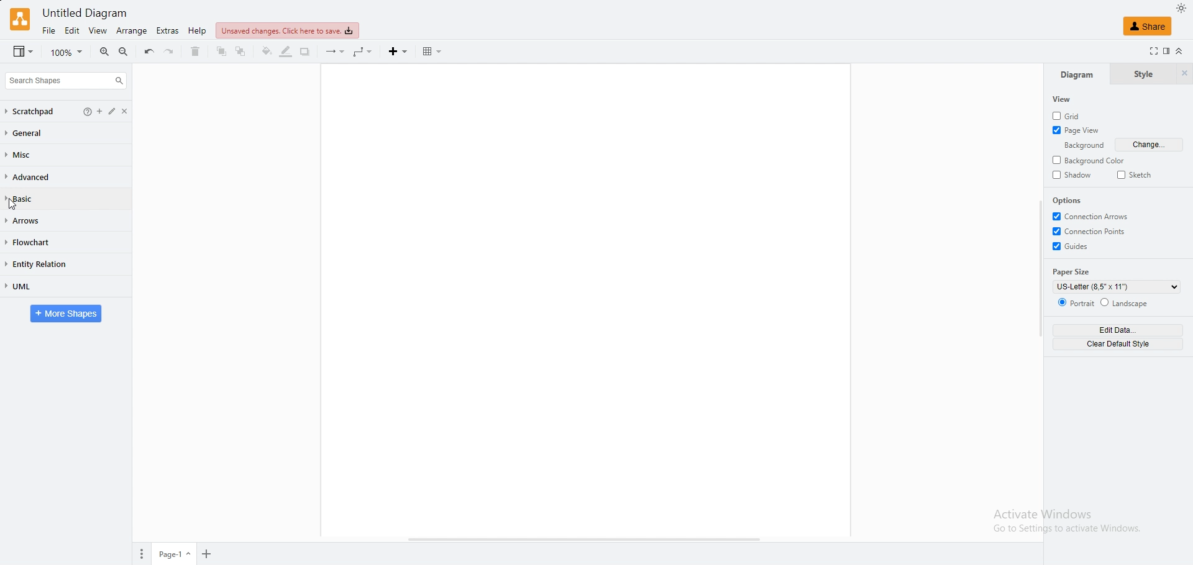 The height and width of the screenshot is (565, 1193). What do you see at coordinates (73, 31) in the screenshot?
I see `edit` at bounding box center [73, 31].